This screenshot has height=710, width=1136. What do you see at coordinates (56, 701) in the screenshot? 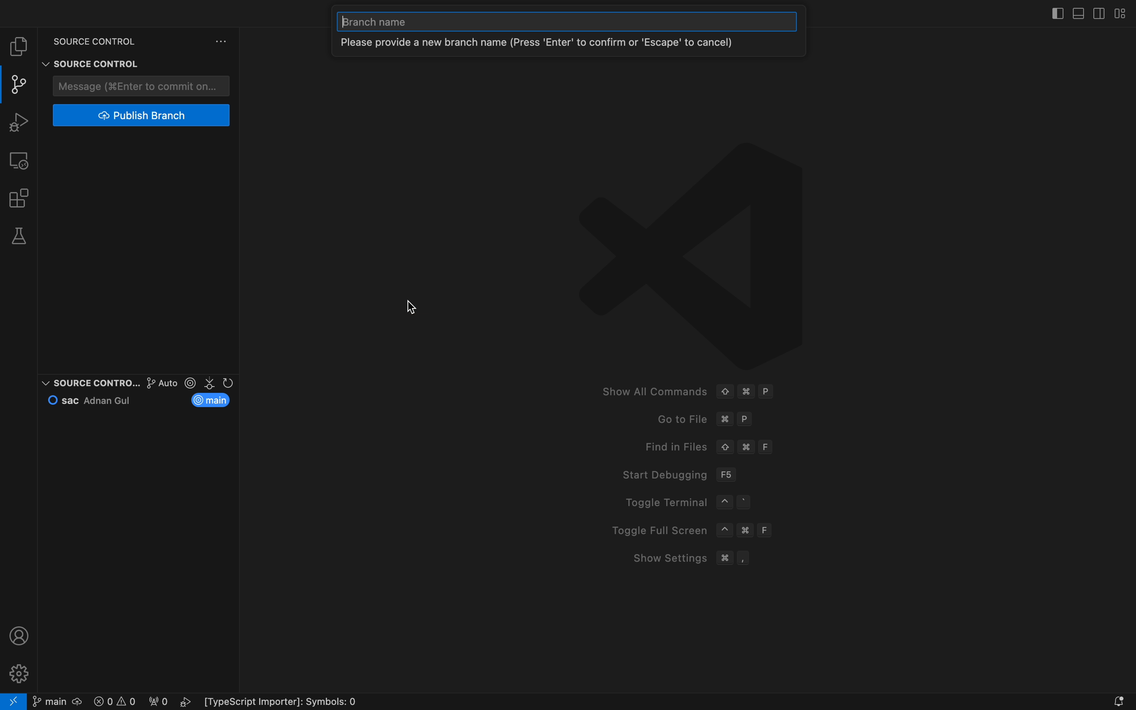
I see `git branch` at bounding box center [56, 701].